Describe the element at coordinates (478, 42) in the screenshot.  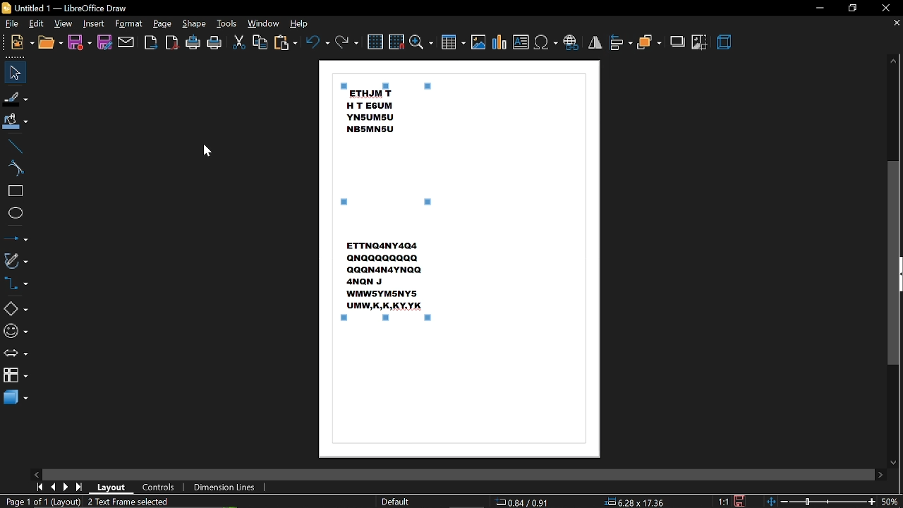
I see `insert image` at that location.